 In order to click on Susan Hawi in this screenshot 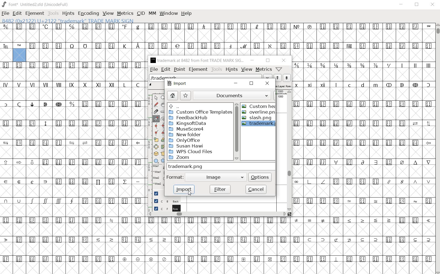, I will do `click(187, 146)`.